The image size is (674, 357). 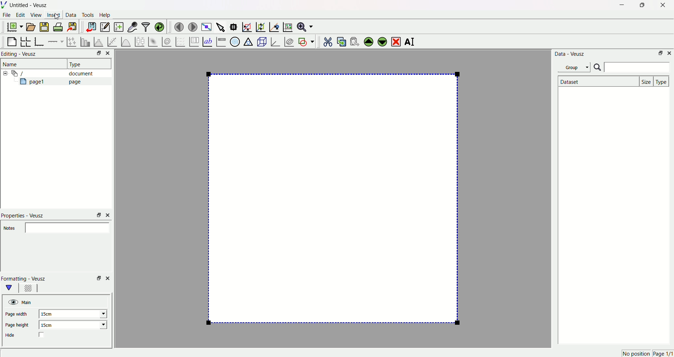 What do you see at coordinates (112, 41) in the screenshot?
I see `fit a function` at bounding box center [112, 41].